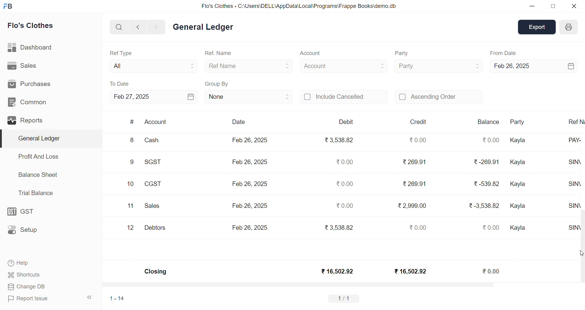 Image resolution: width=585 pixels, height=310 pixels. I want to click on SINV-, so click(570, 186).